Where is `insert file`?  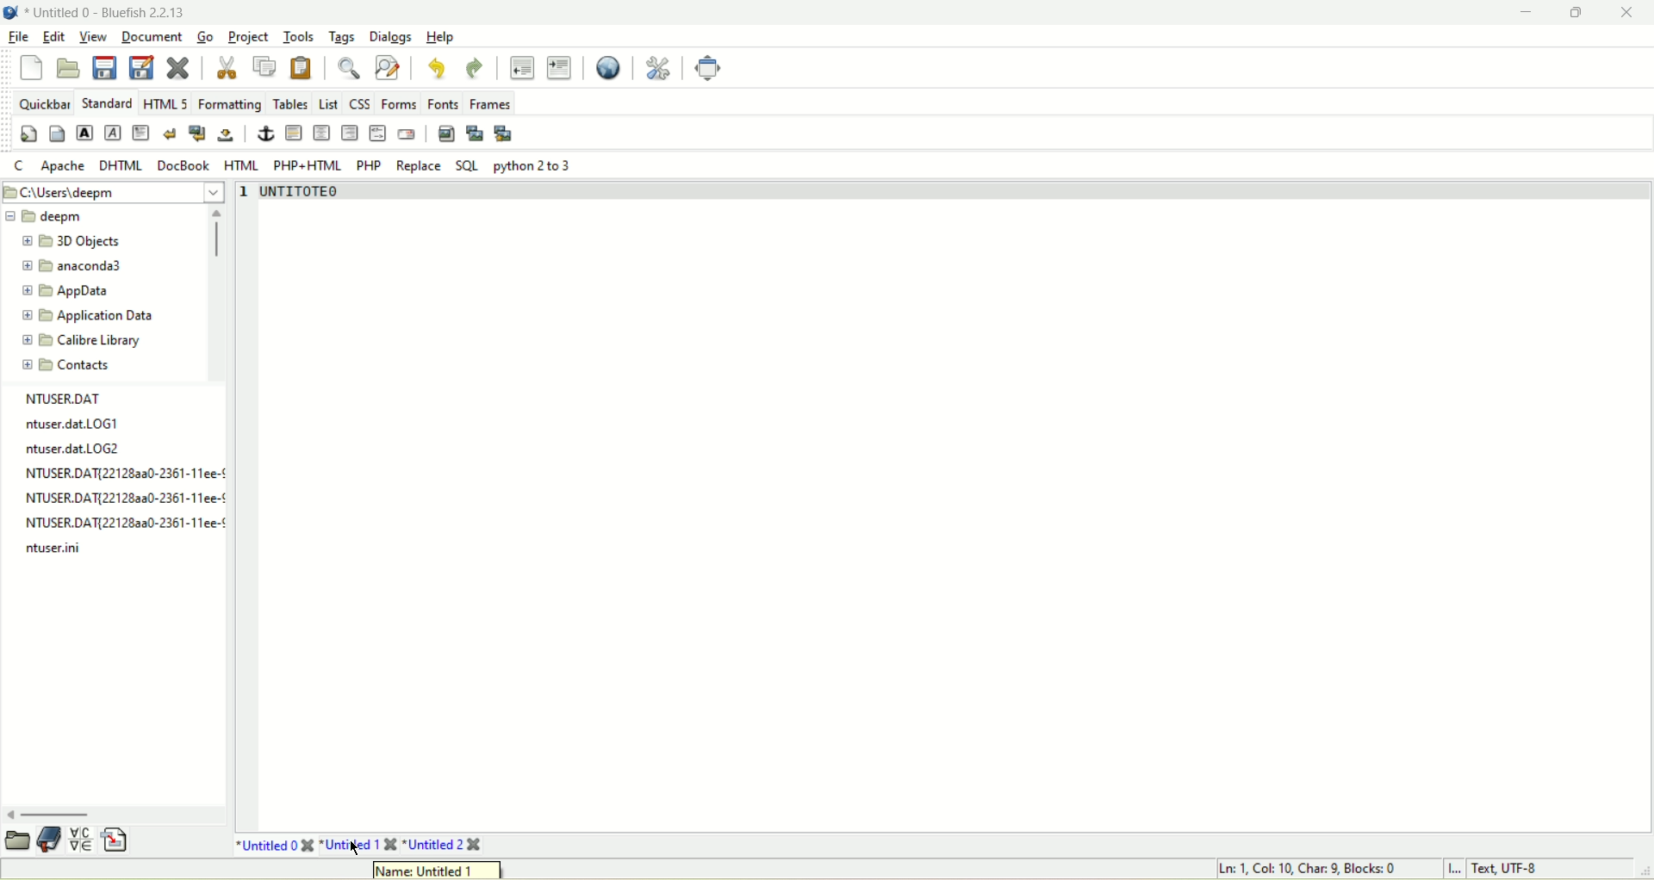 insert file is located at coordinates (115, 840).